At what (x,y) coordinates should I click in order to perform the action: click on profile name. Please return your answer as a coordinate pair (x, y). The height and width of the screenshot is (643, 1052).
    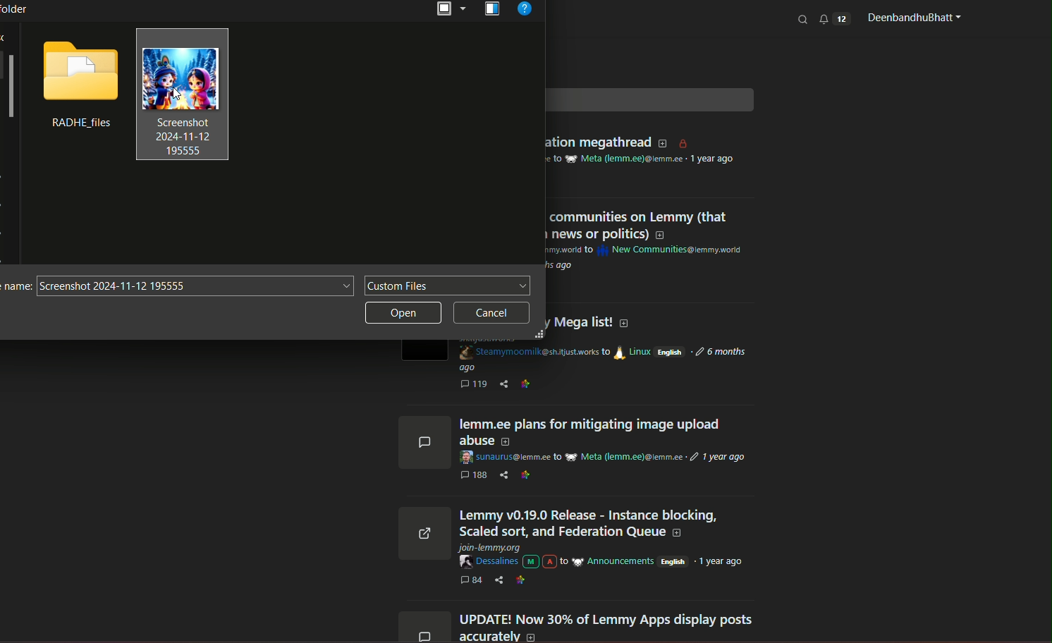
    Looking at the image, I should click on (912, 18).